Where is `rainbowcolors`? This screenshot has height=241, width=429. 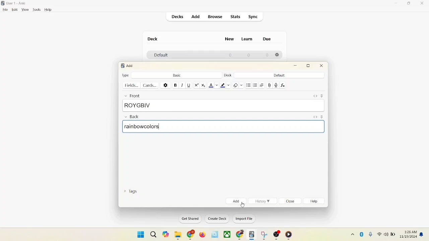 rainbowcolors is located at coordinates (224, 127).